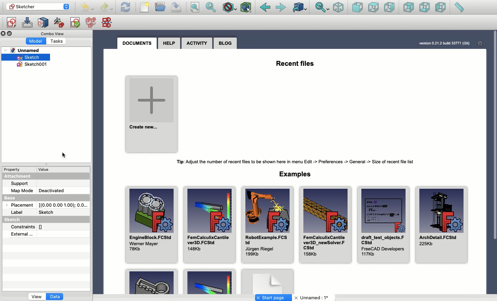 This screenshot has height=301, width=497. I want to click on Map sketch to face, so click(43, 23).